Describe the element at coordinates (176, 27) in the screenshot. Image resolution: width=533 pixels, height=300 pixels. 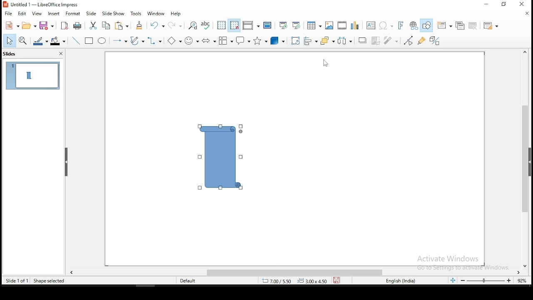
I see `redo` at that location.